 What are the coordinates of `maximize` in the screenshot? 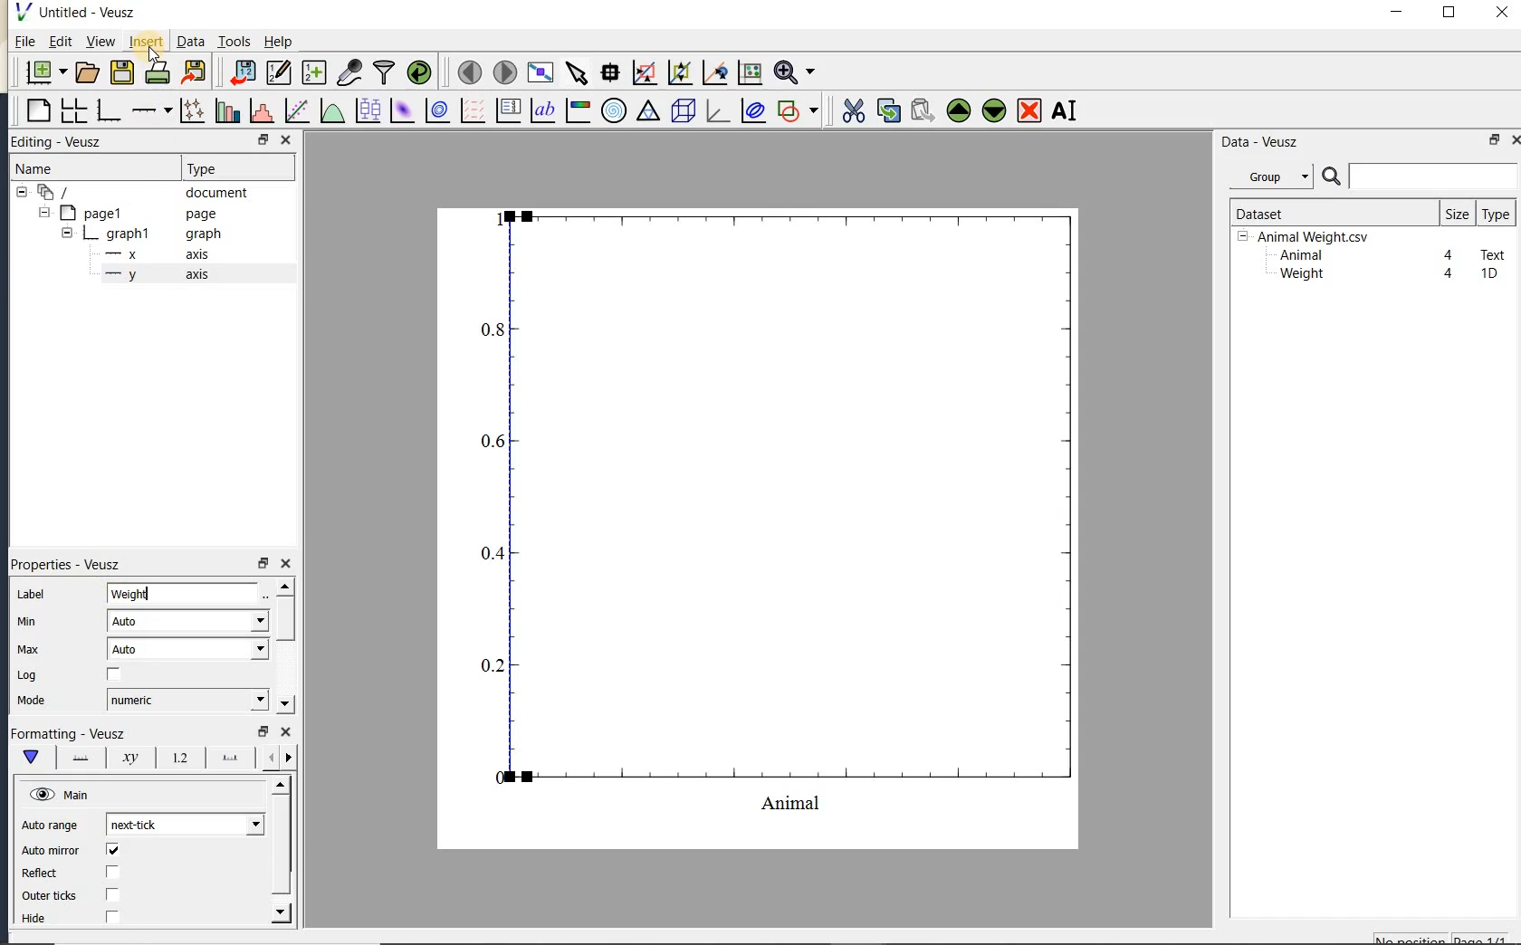 It's located at (1449, 13).